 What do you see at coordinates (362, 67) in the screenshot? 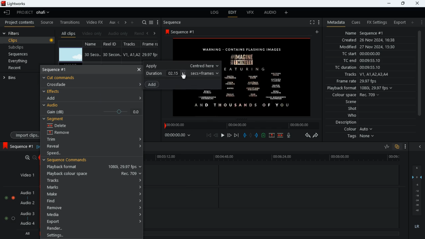
I see `tc duration` at bounding box center [362, 67].